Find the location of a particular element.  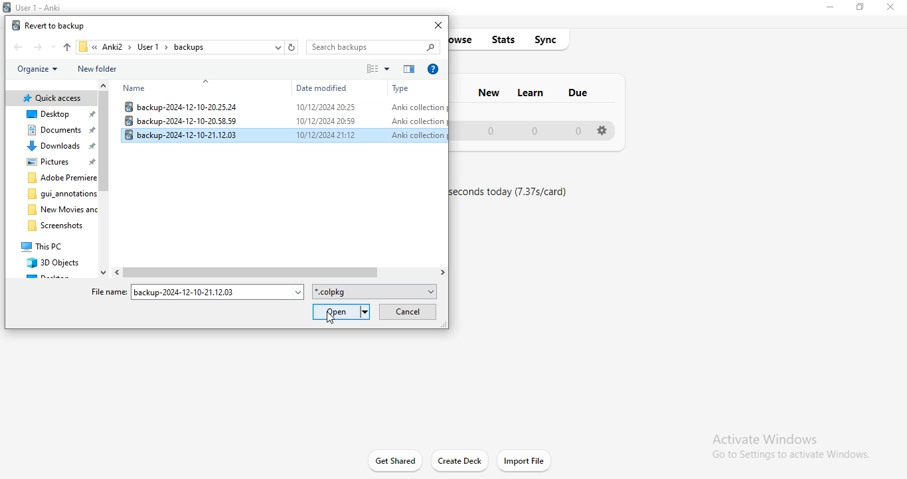

file down is located at coordinates (52, 47).